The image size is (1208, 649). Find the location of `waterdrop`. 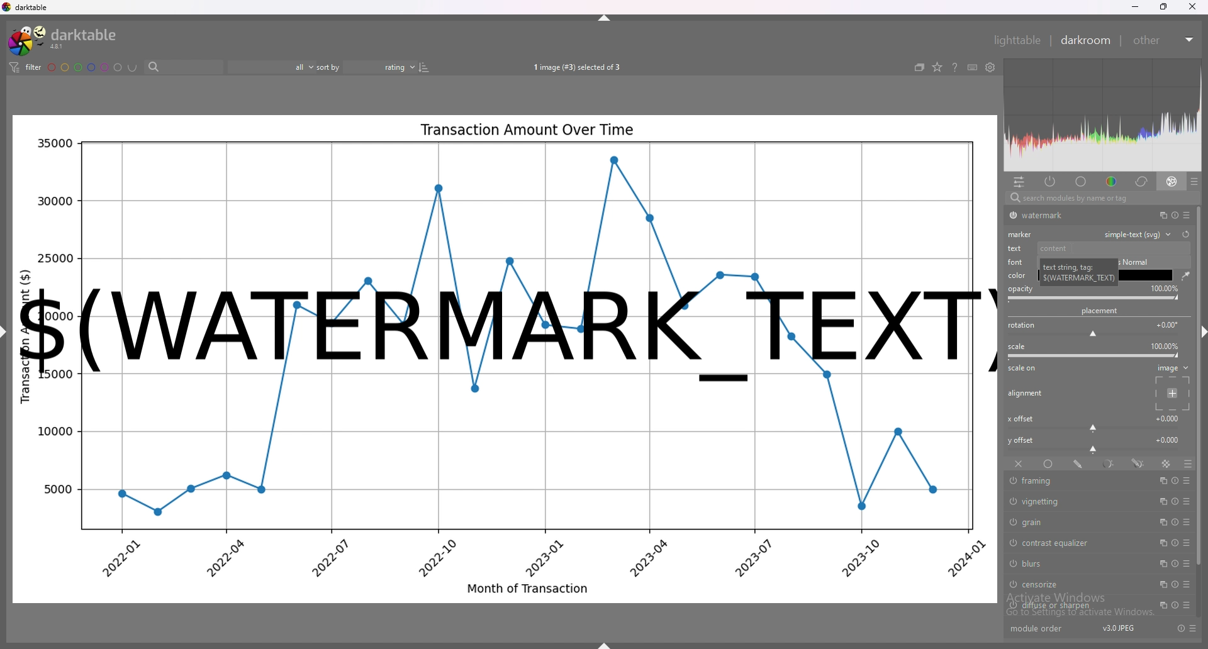

waterdrop is located at coordinates (1185, 276).